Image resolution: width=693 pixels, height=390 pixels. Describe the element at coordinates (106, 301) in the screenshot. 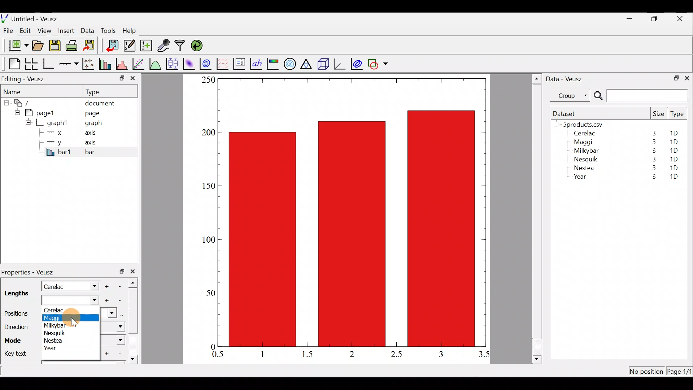

I see `Add another item` at that location.